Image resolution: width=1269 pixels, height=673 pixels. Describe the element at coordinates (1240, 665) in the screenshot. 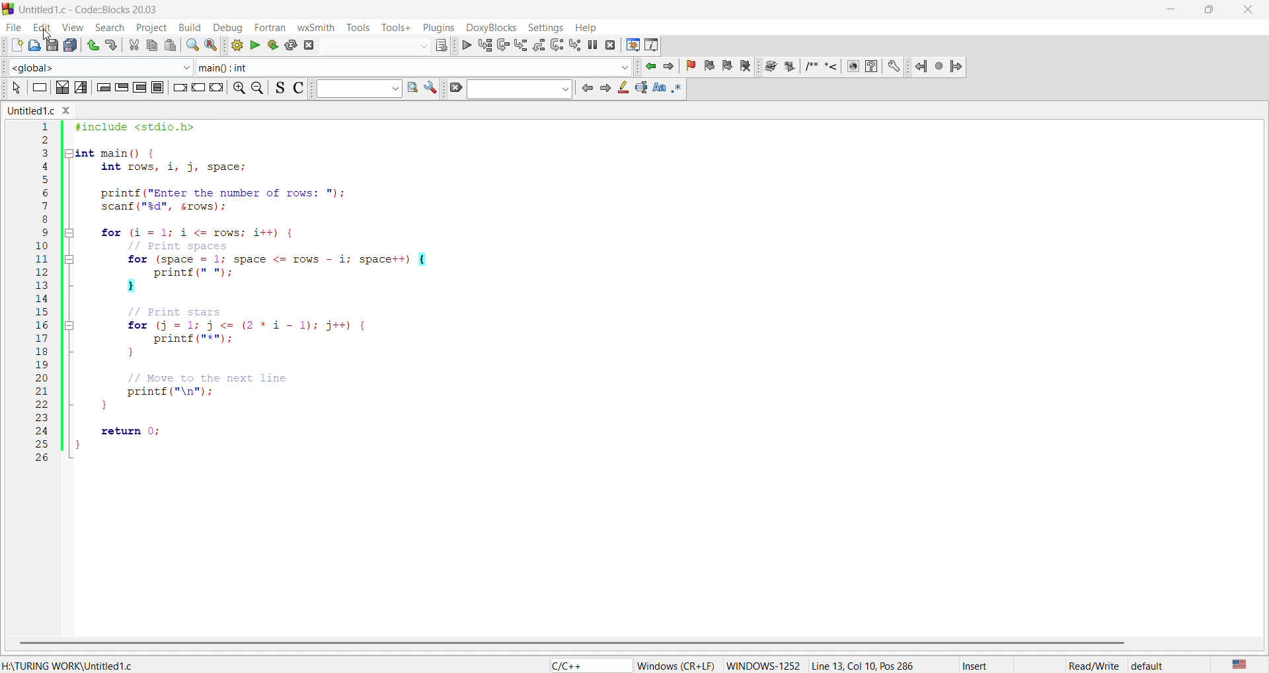

I see `LANGUAGE` at that location.